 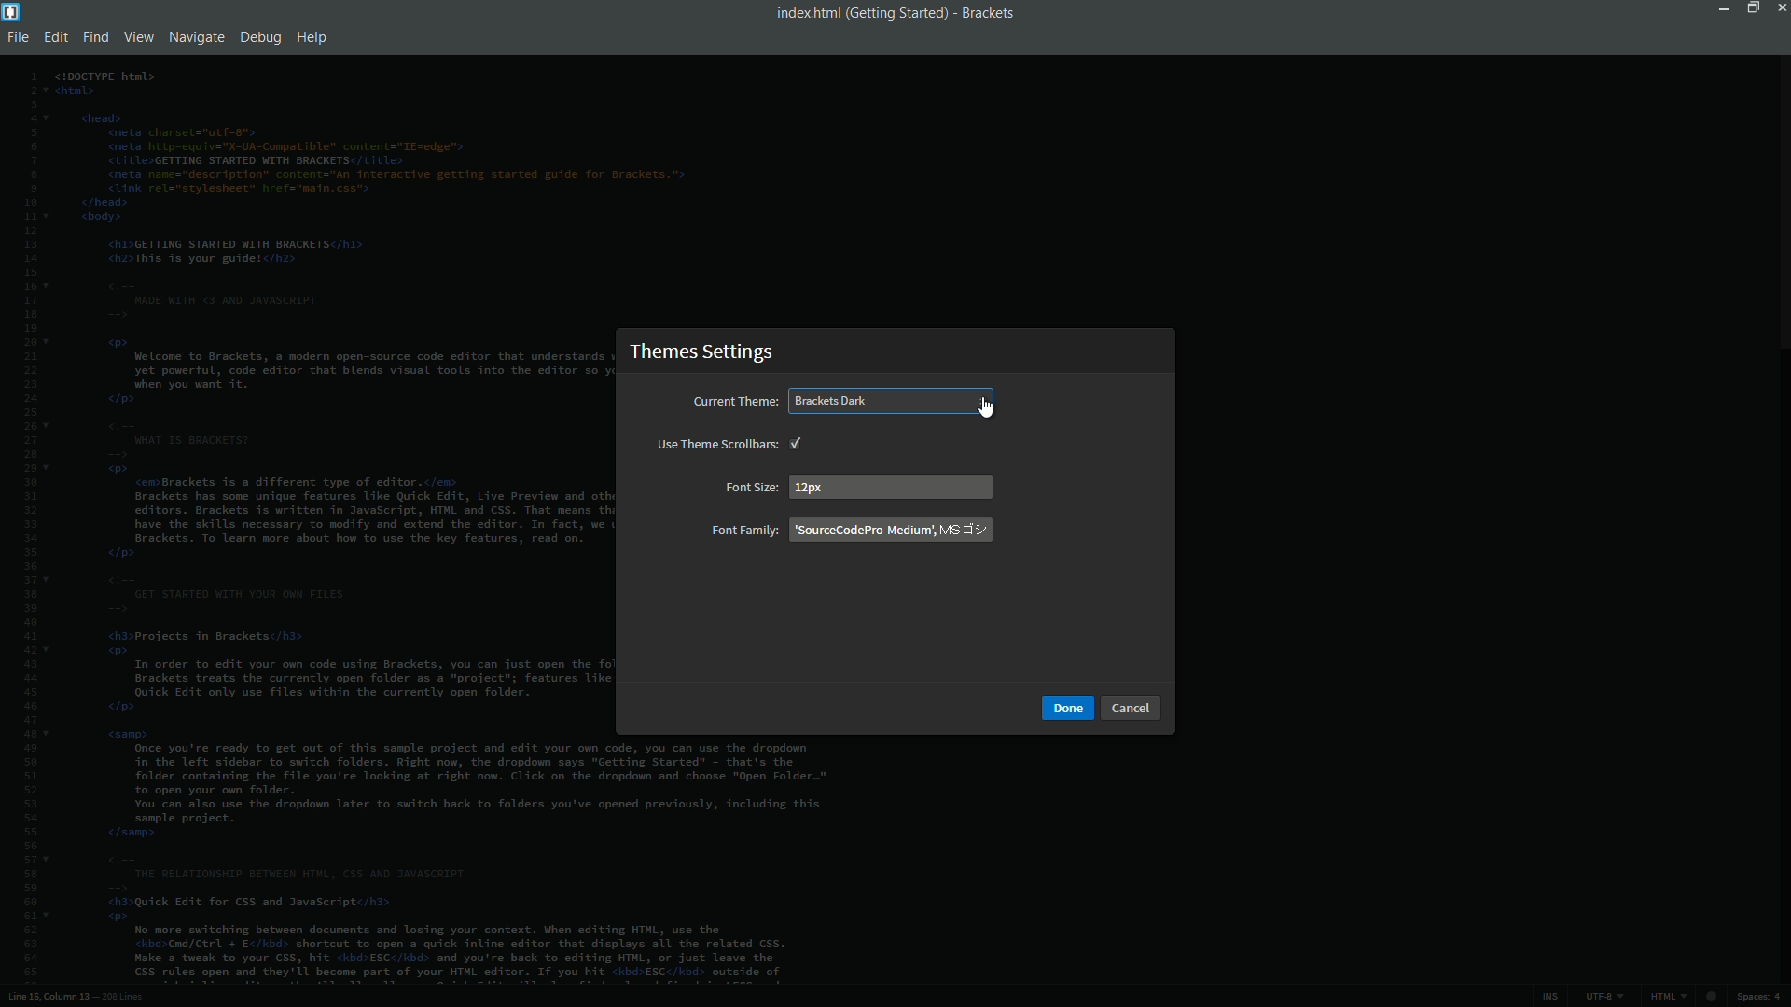 What do you see at coordinates (1761, 998) in the screenshot?
I see `spaces` at bounding box center [1761, 998].